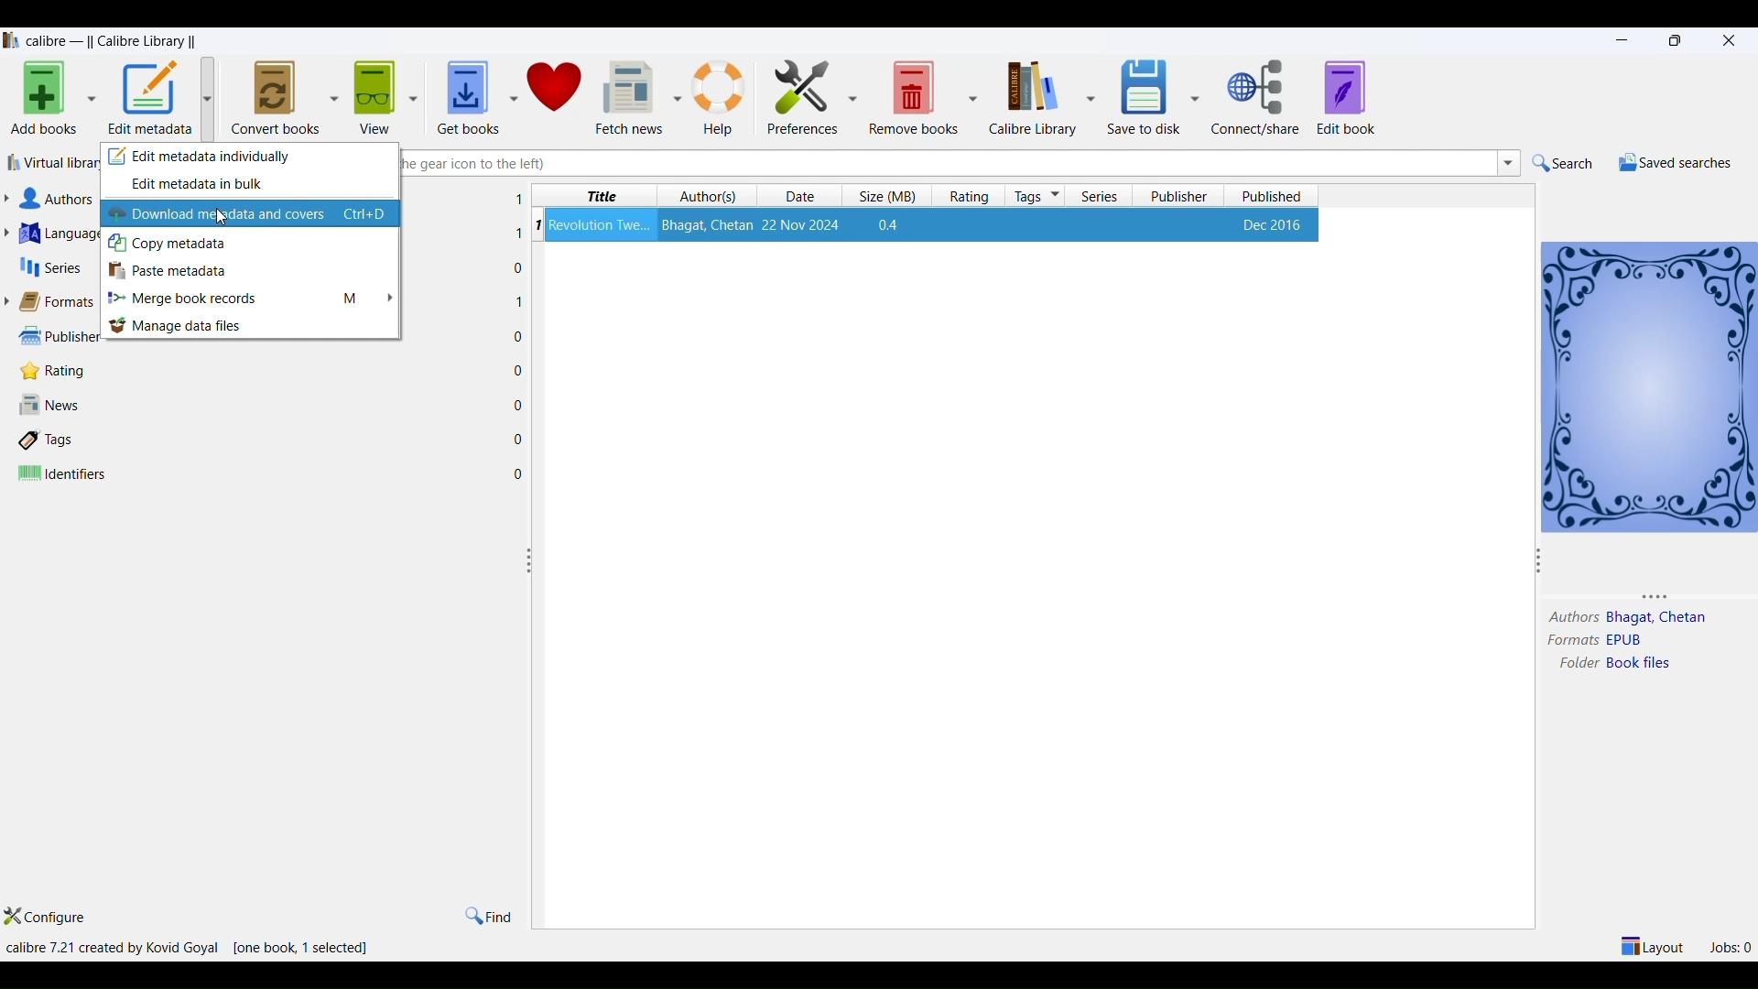 Image resolution: width=1758 pixels, height=989 pixels. Describe the element at coordinates (1353, 96) in the screenshot. I see `edit book` at that location.